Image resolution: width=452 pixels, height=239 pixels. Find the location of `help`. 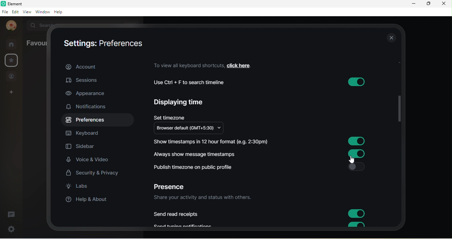

help is located at coordinates (61, 13).